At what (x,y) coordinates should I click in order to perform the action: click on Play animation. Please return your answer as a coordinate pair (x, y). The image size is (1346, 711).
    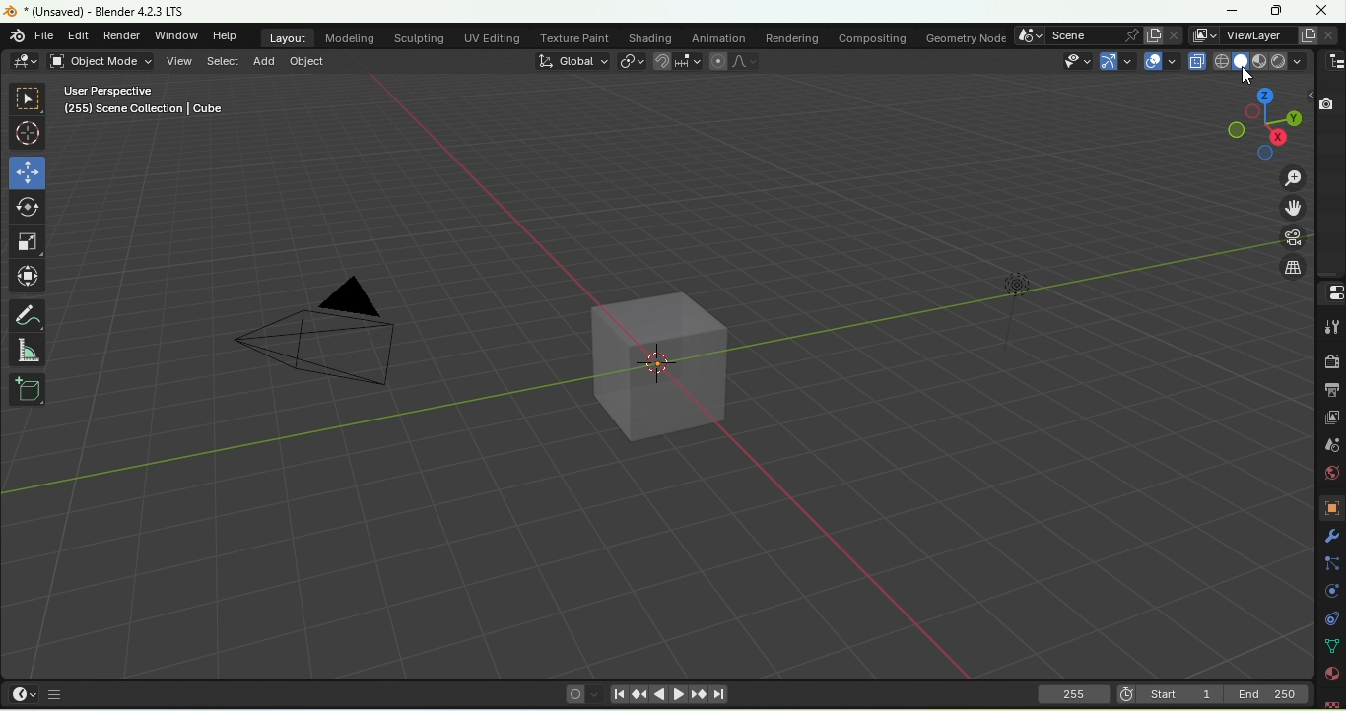
    Looking at the image, I should click on (676, 694).